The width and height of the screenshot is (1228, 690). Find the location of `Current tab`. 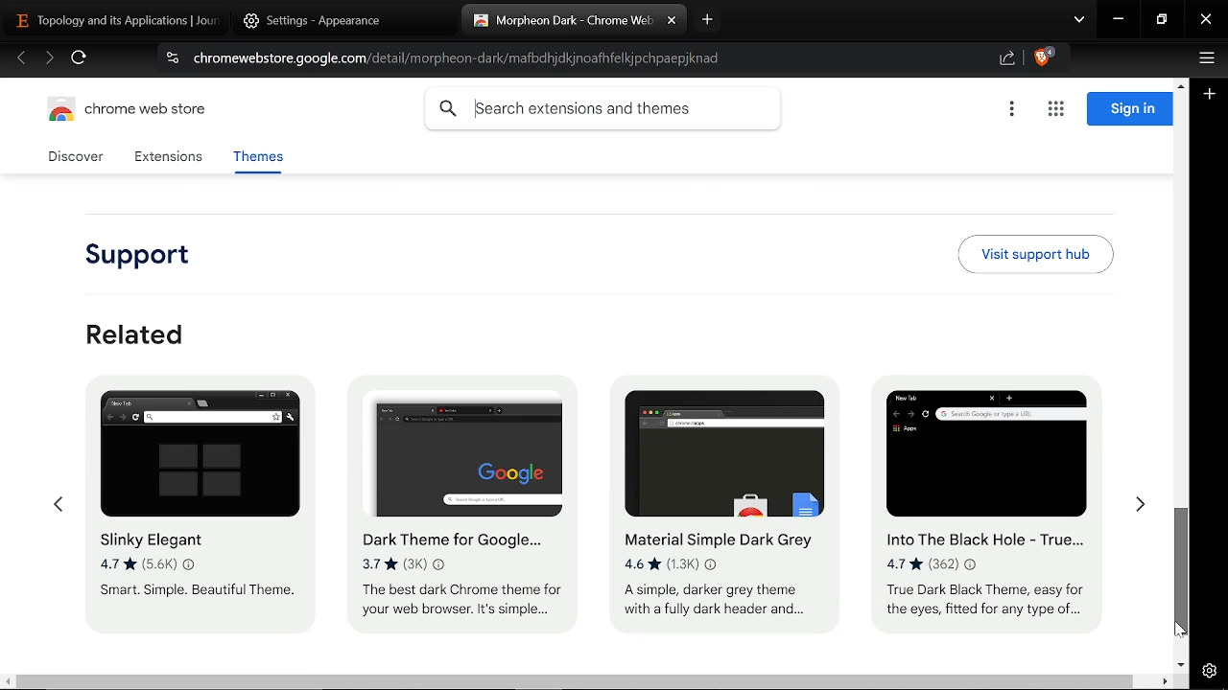

Current tab is located at coordinates (117, 21).